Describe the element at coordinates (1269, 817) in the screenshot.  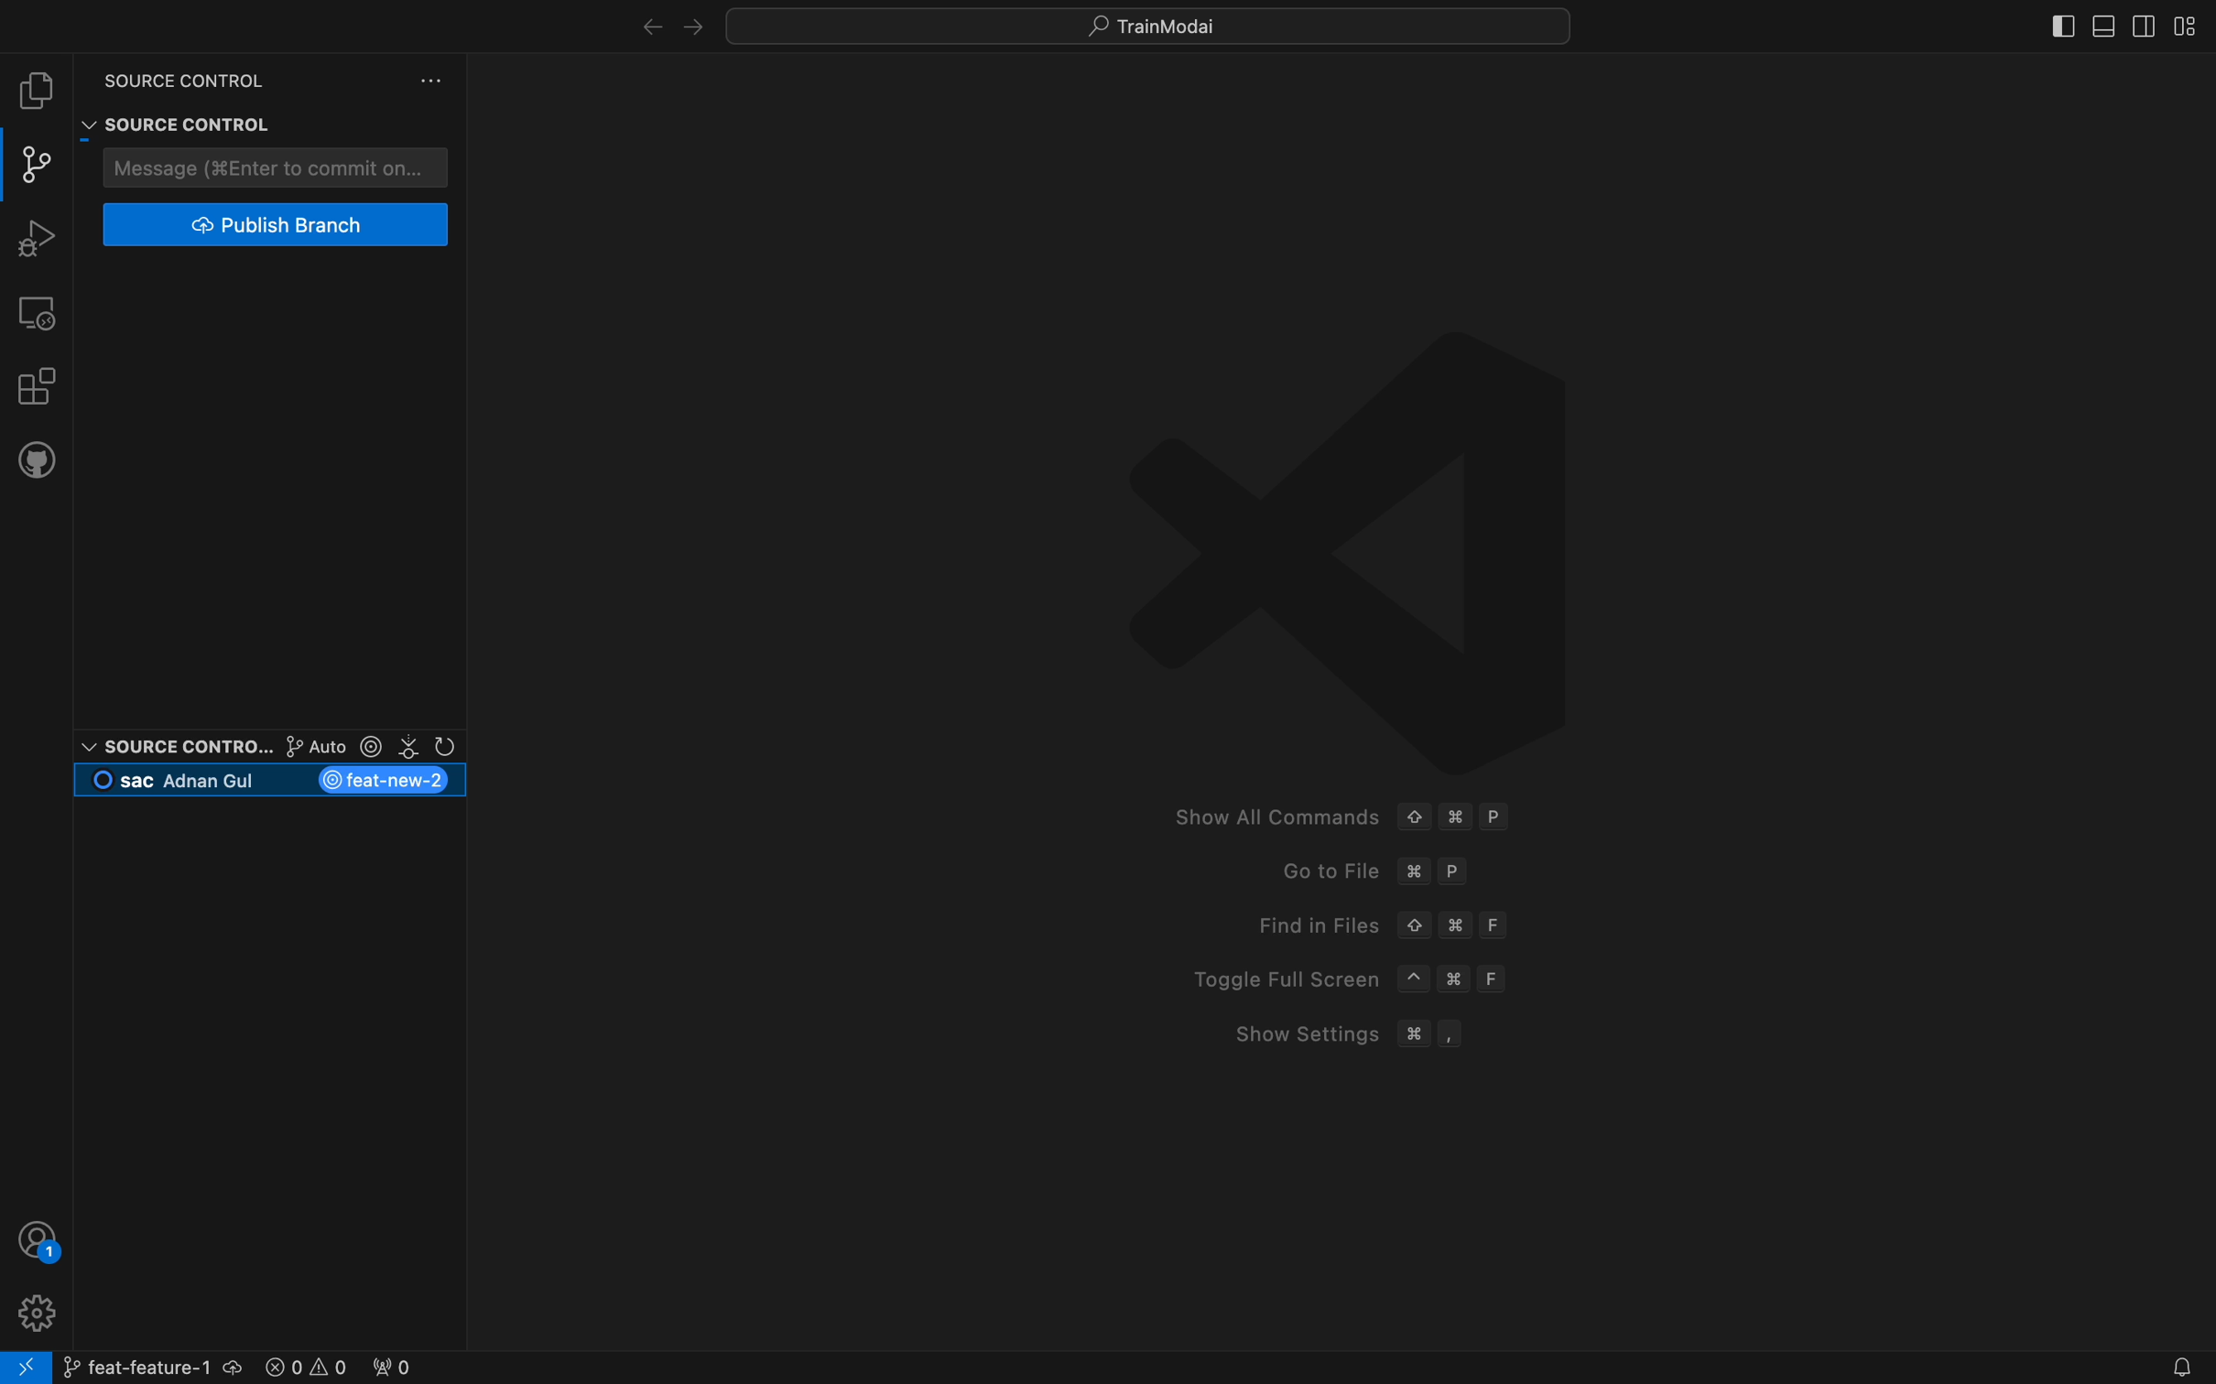
I see `Show All Commands` at that location.